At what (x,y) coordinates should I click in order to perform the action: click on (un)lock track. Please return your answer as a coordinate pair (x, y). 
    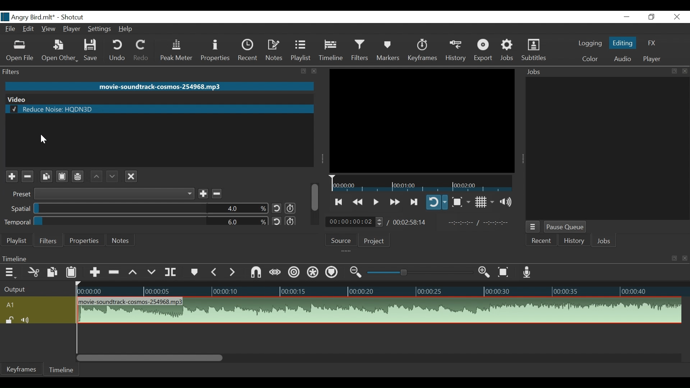
    Looking at the image, I should click on (10, 320).